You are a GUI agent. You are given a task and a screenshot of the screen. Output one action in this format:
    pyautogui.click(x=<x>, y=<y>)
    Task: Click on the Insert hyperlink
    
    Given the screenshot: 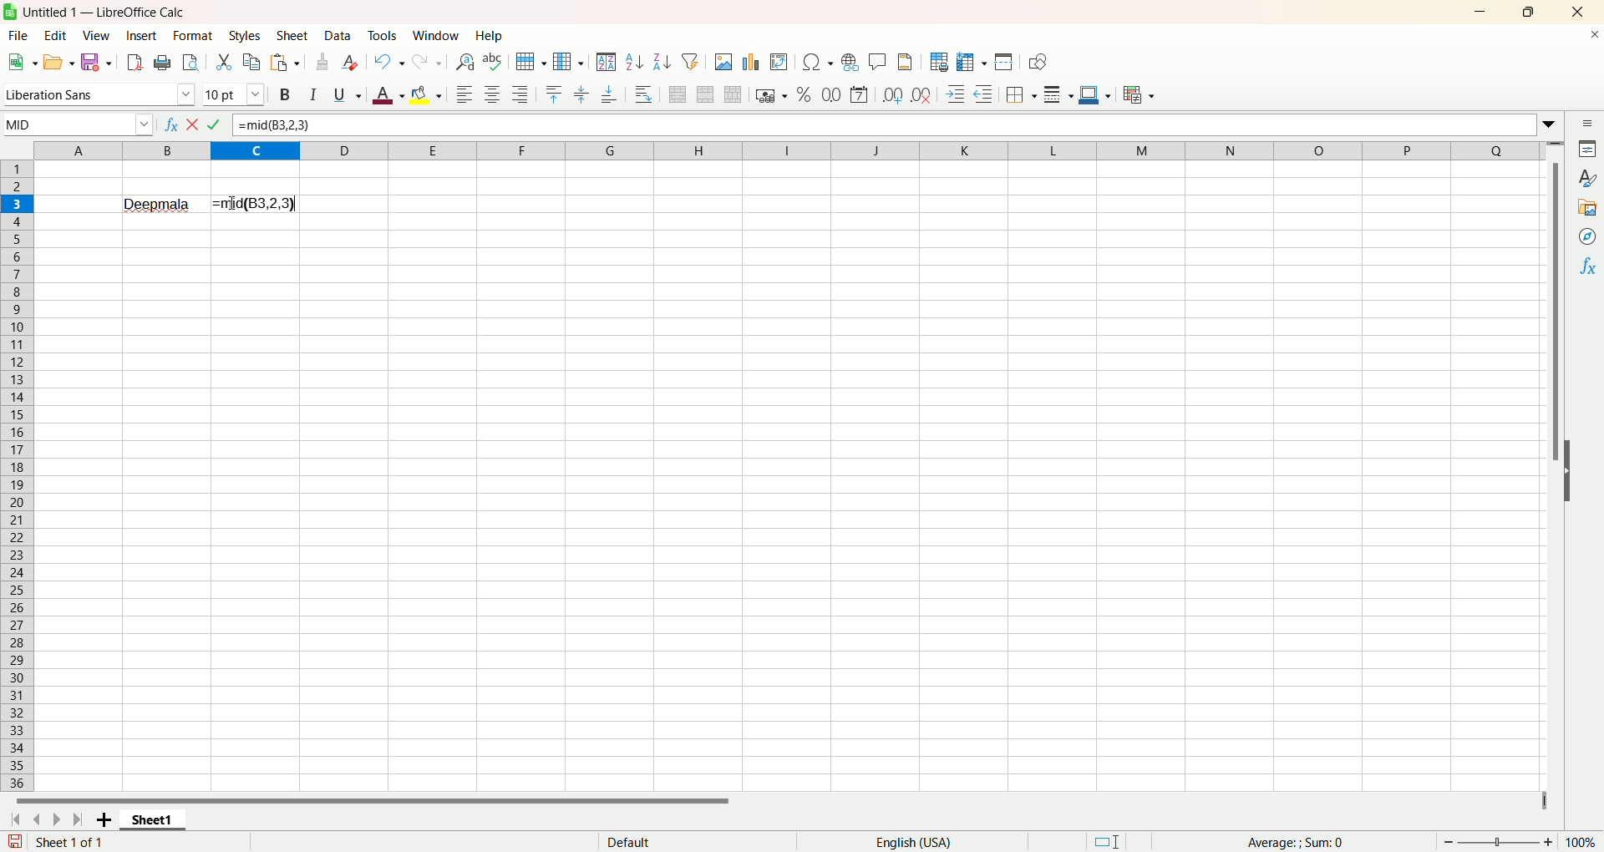 What is the action you would take?
    pyautogui.click(x=850, y=60)
    